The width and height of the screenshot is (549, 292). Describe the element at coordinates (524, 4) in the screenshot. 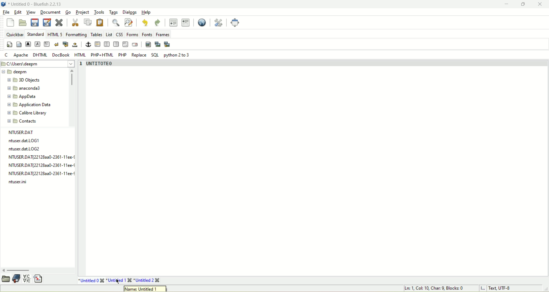

I see `maximize` at that location.